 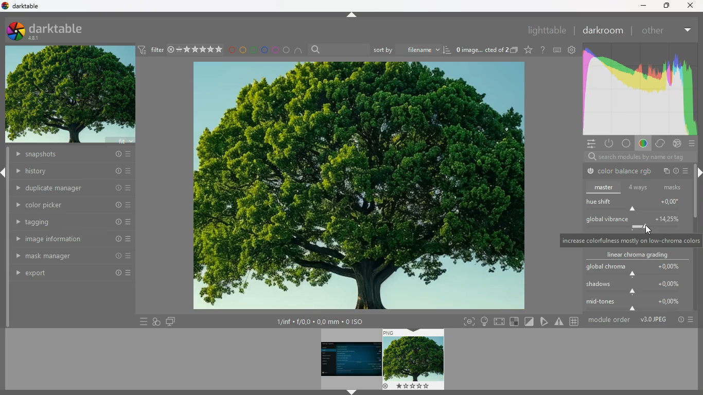 What do you see at coordinates (500, 321) in the screenshot?
I see `screen` at bounding box center [500, 321].